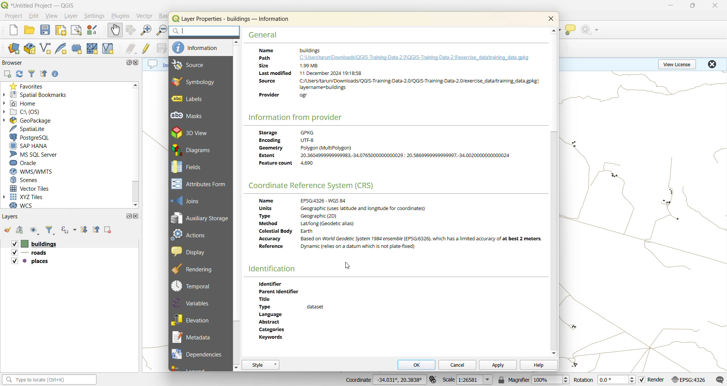  I want to click on metadata, so click(388, 150).